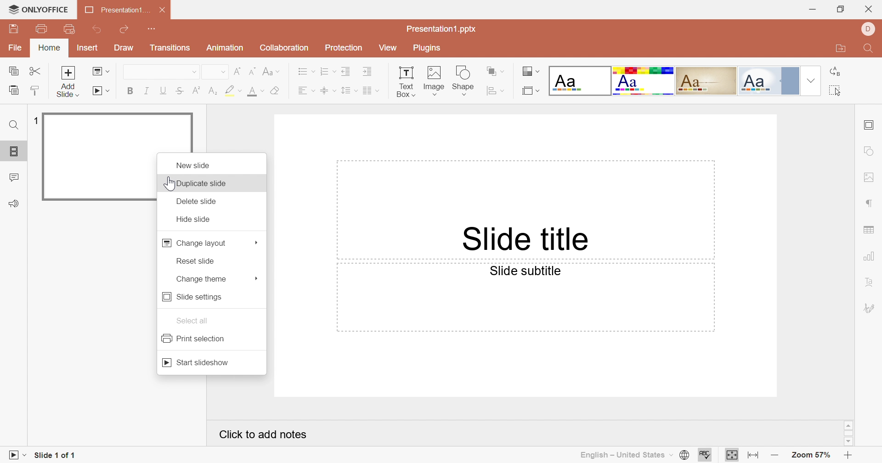 This screenshot has width=882, height=463. Describe the element at coordinates (196, 243) in the screenshot. I see `Change layout` at that location.